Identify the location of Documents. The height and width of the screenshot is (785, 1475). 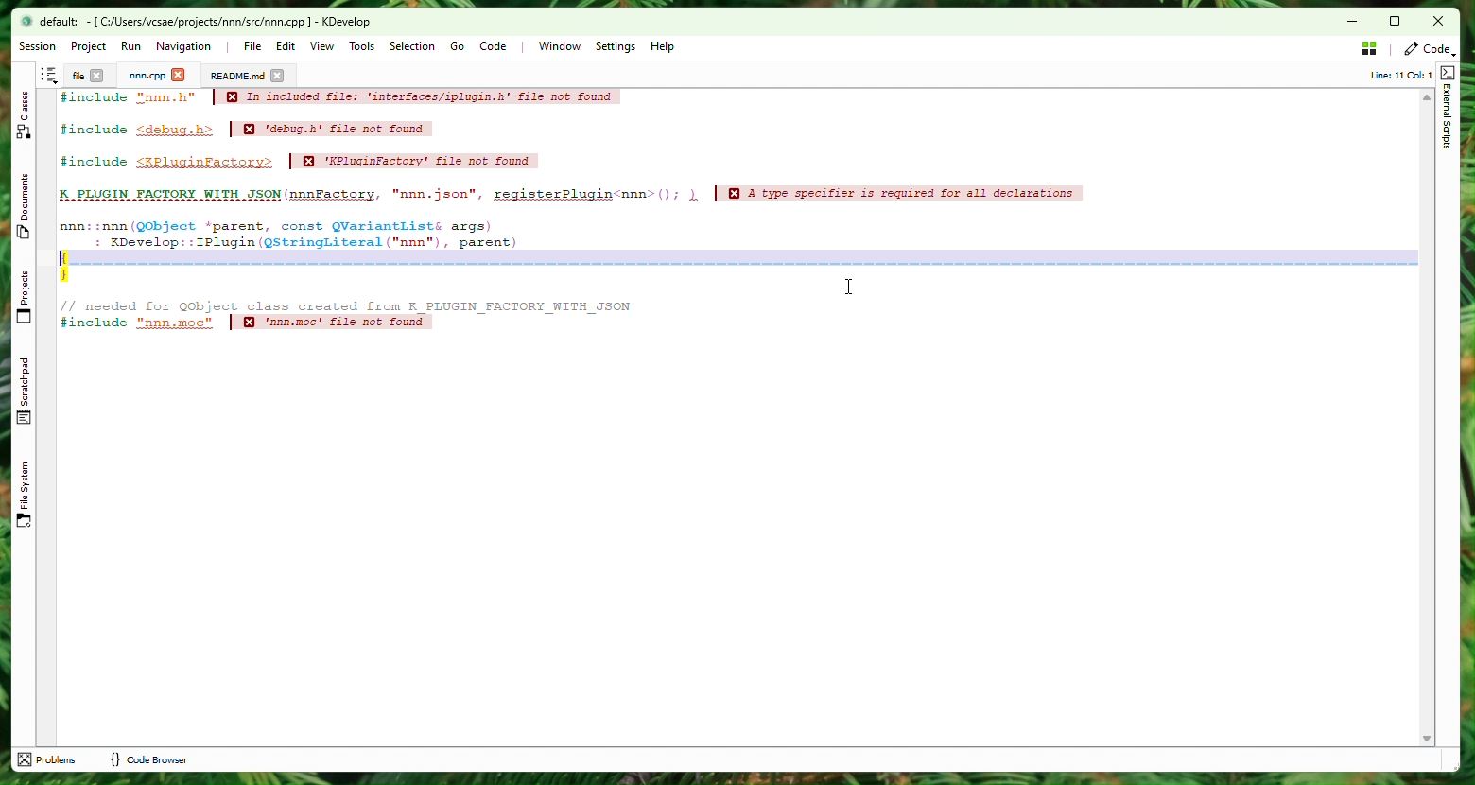
(26, 211).